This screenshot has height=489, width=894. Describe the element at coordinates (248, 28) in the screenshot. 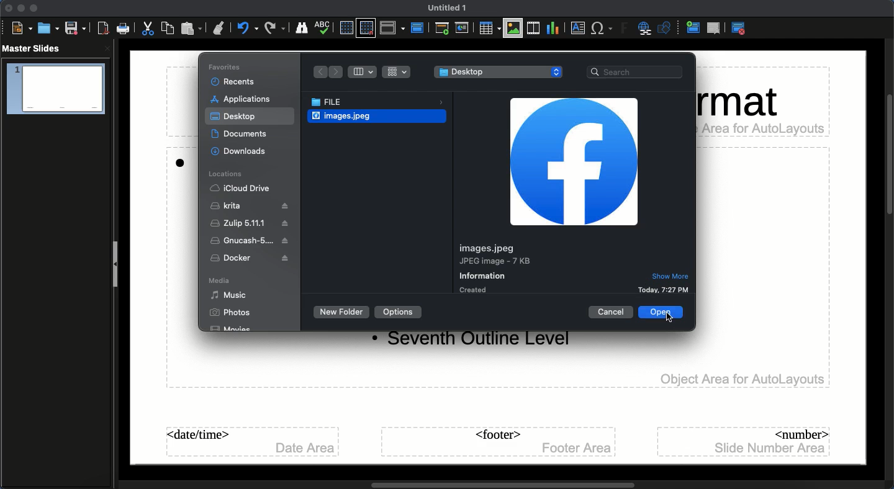

I see `Undo` at that location.